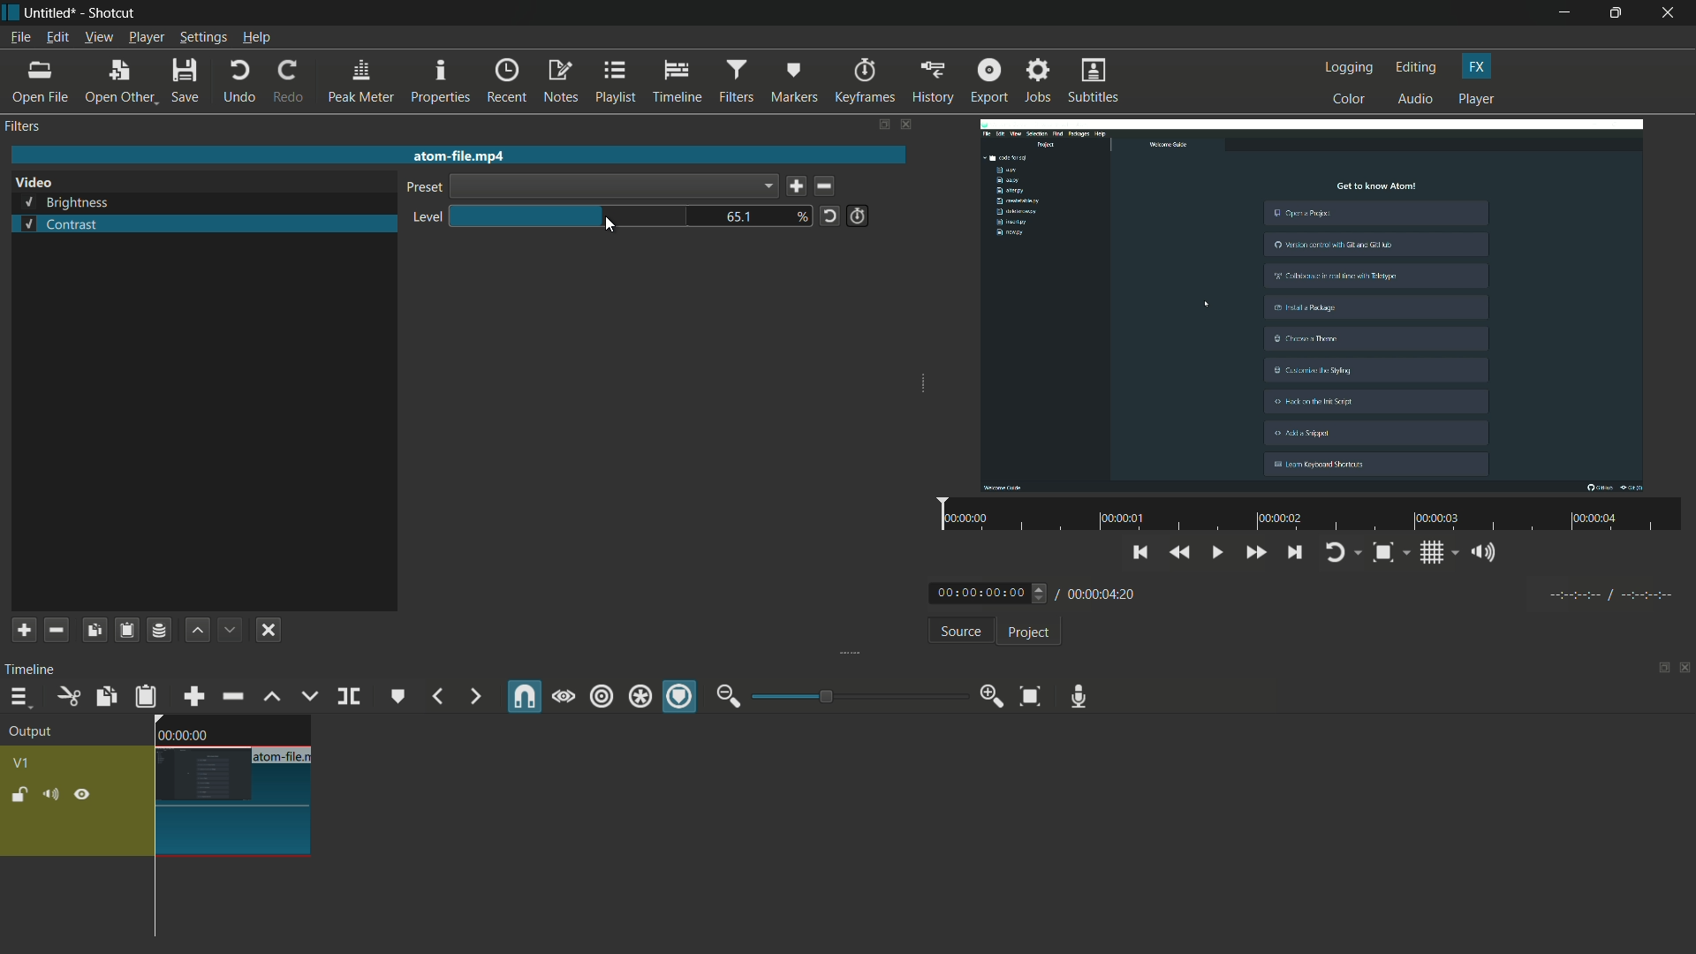 The height and width of the screenshot is (954, 1696). I want to click on play quickly backwards, so click(1181, 553).